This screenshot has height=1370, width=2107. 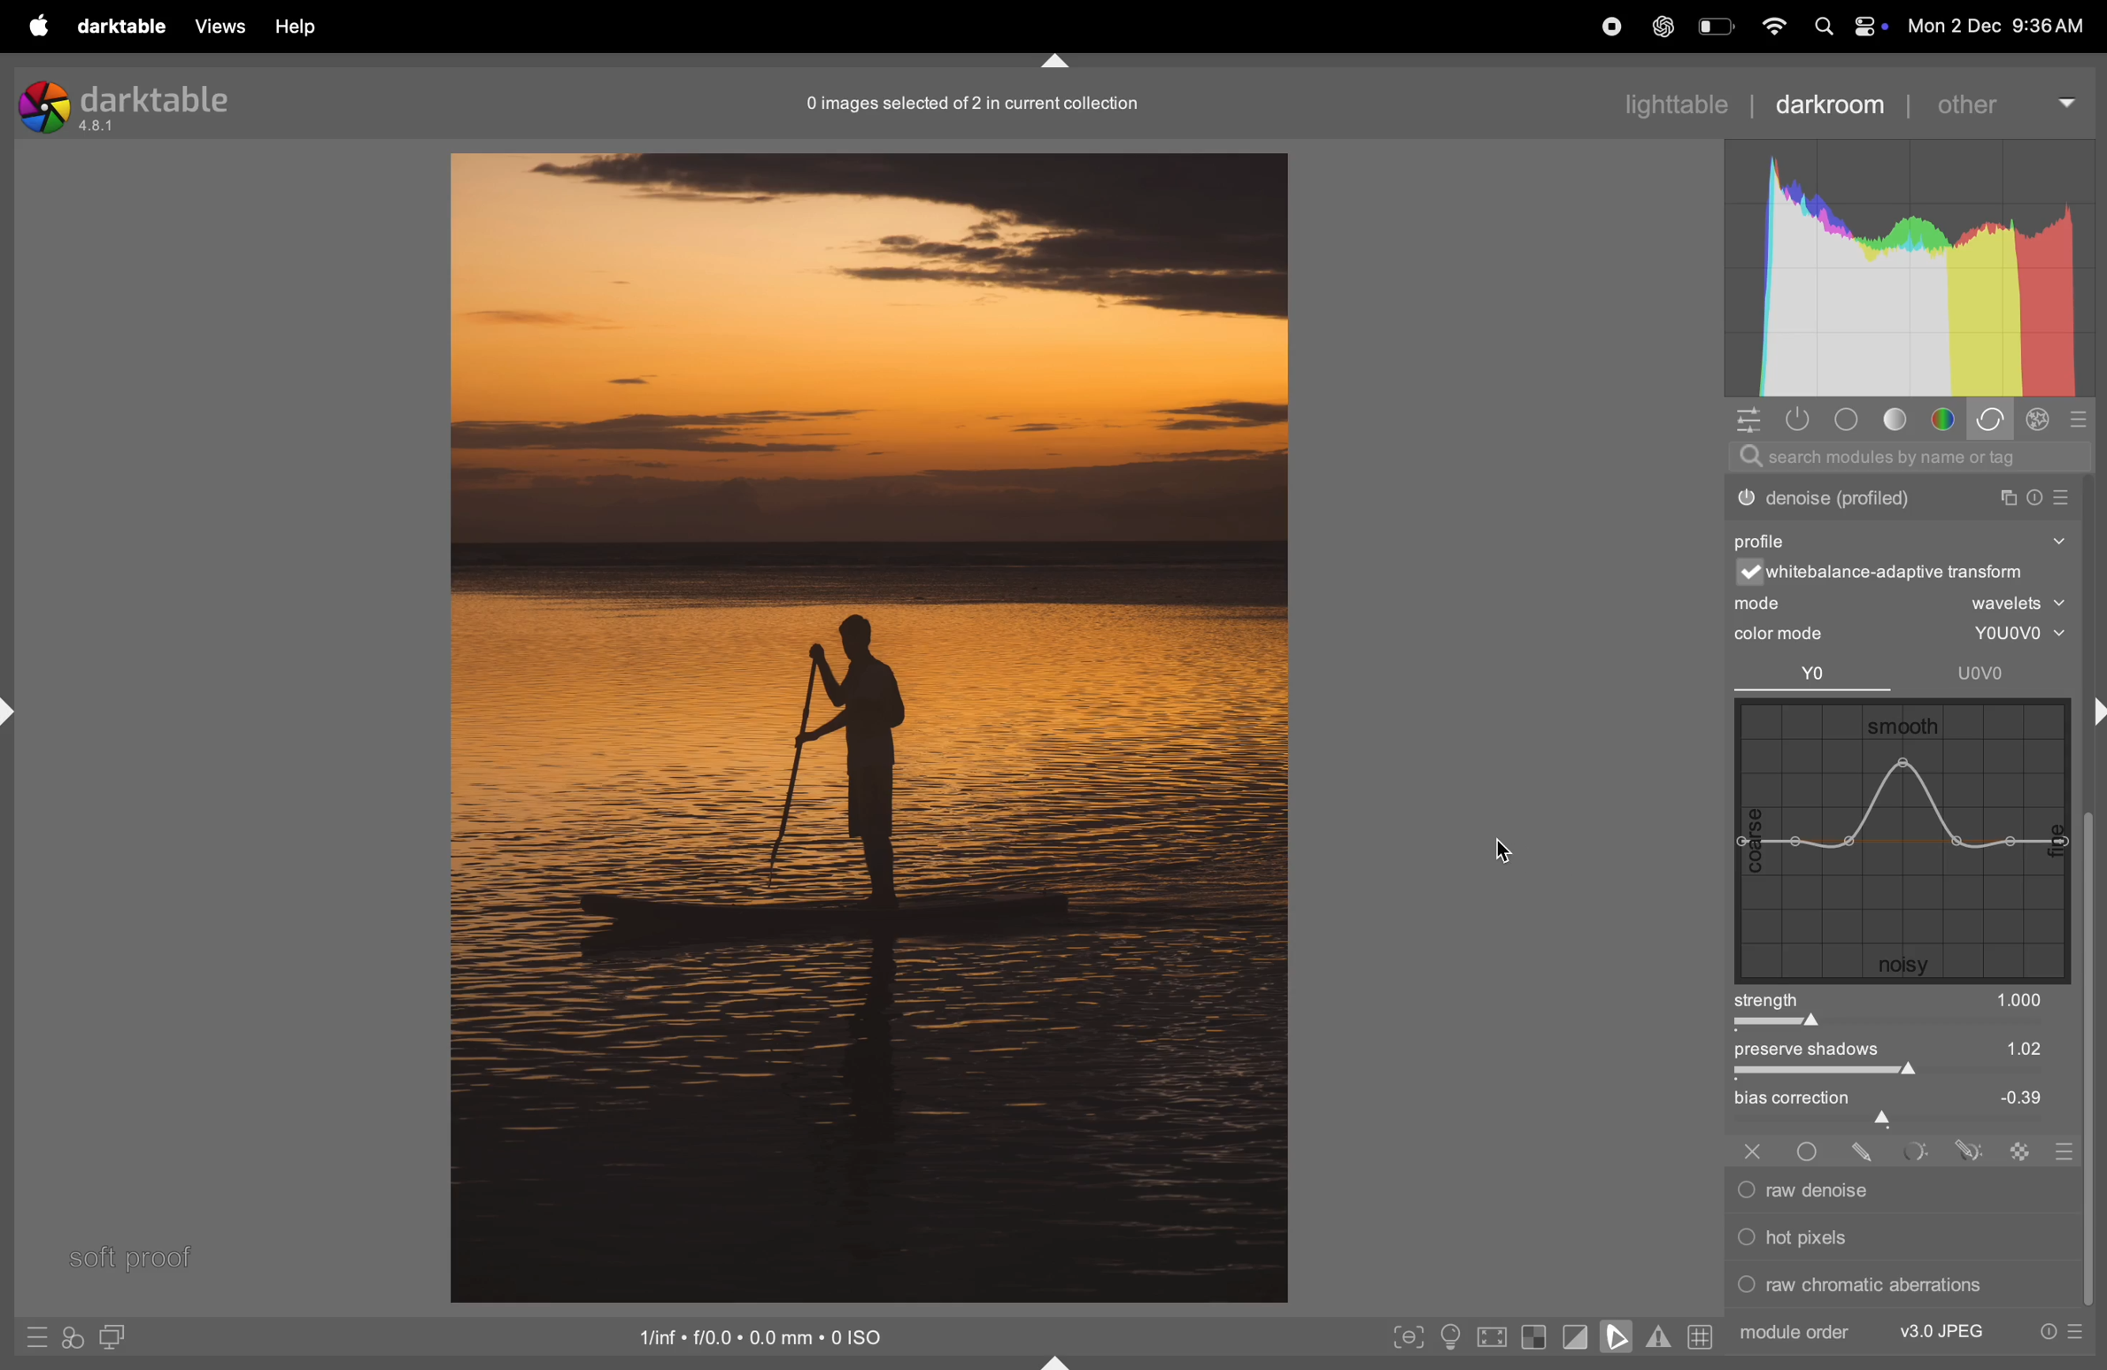 I want to click on quick acess panel, so click(x=1752, y=420).